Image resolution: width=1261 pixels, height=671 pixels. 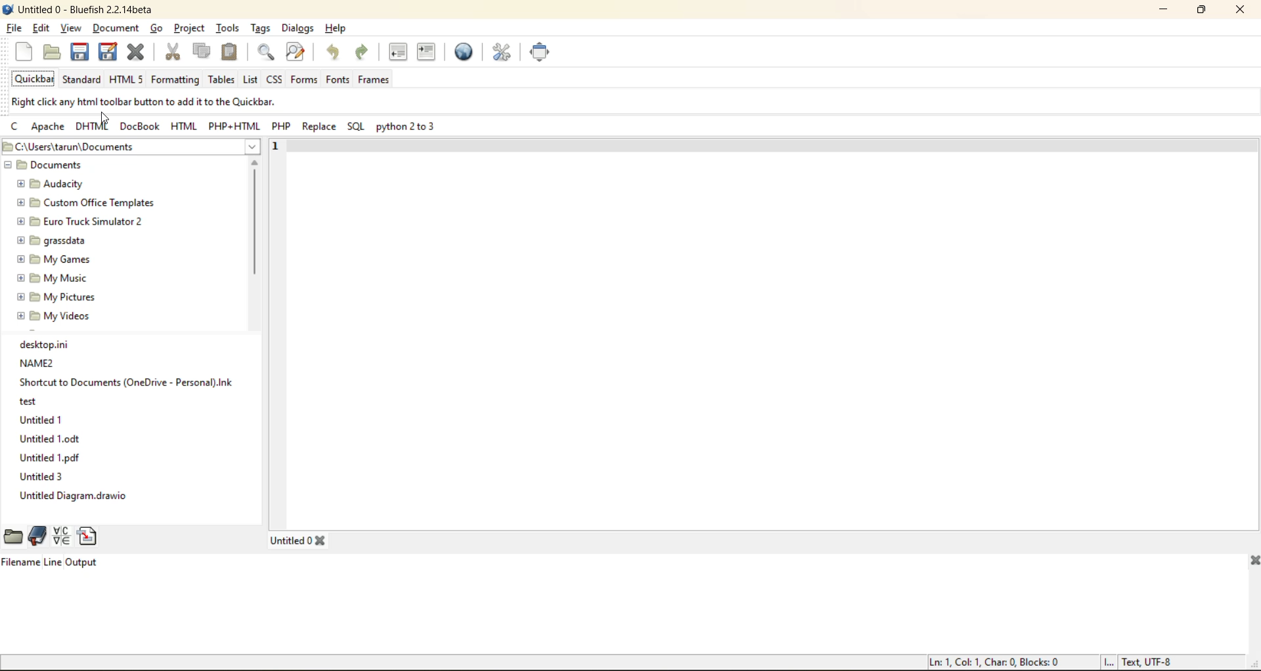 What do you see at coordinates (466, 53) in the screenshot?
I see `preview in web browser` at bounding box center [466, 53].